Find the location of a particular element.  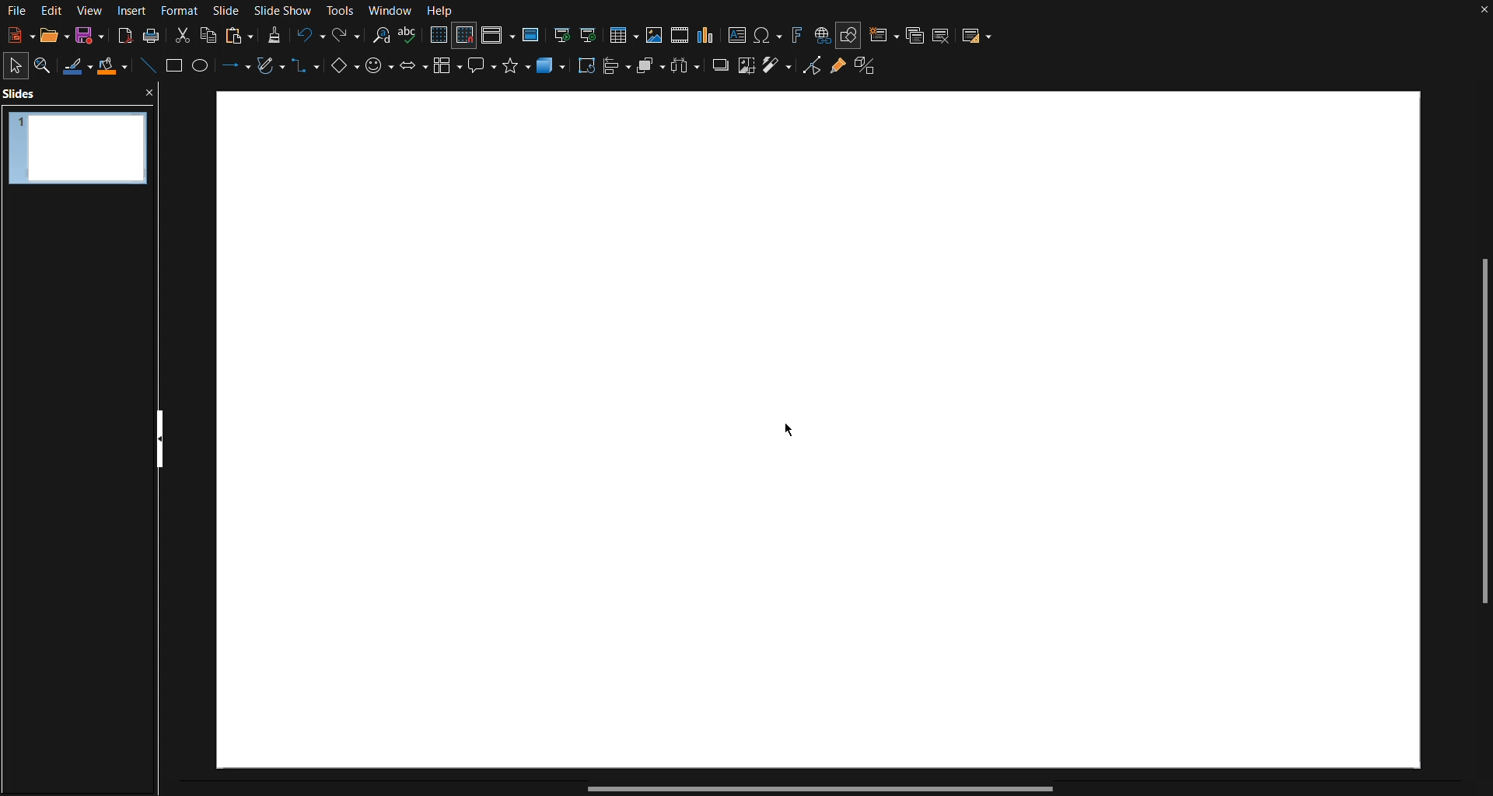

Slide Layout is located at coordinates (978, 33).